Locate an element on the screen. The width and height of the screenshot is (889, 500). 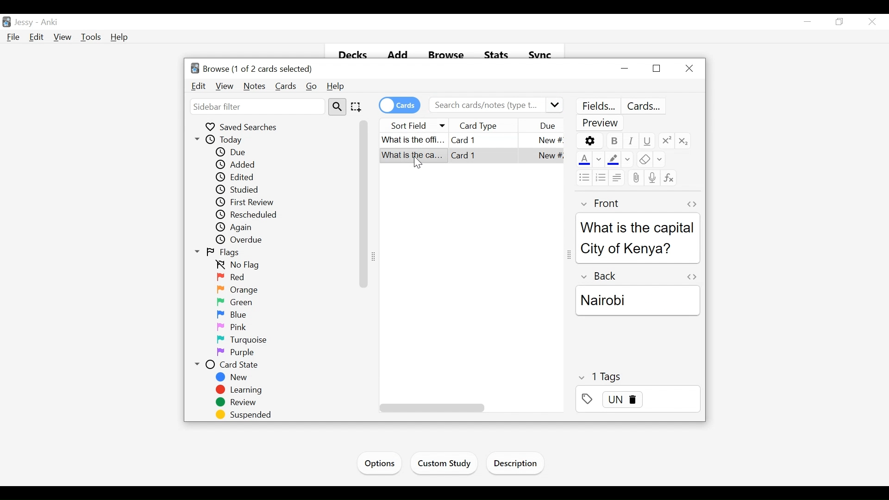
Red is located at coordinates (230, 277).